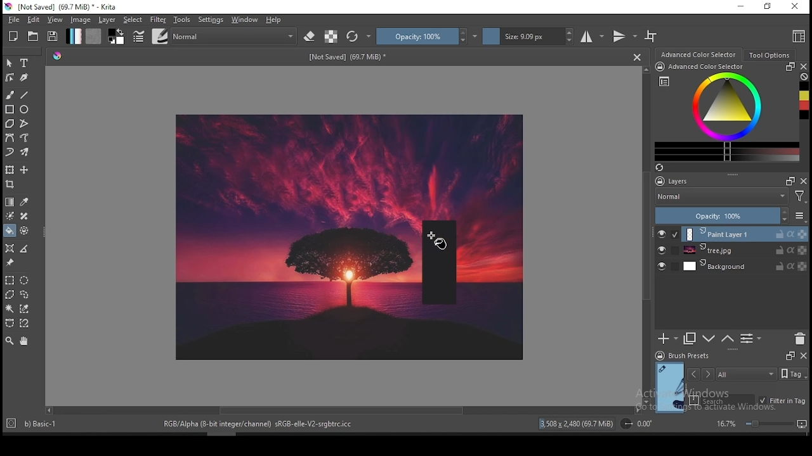 The image size is (812, 456). I want to click on transform a layer or a selection, so click(10, 170).